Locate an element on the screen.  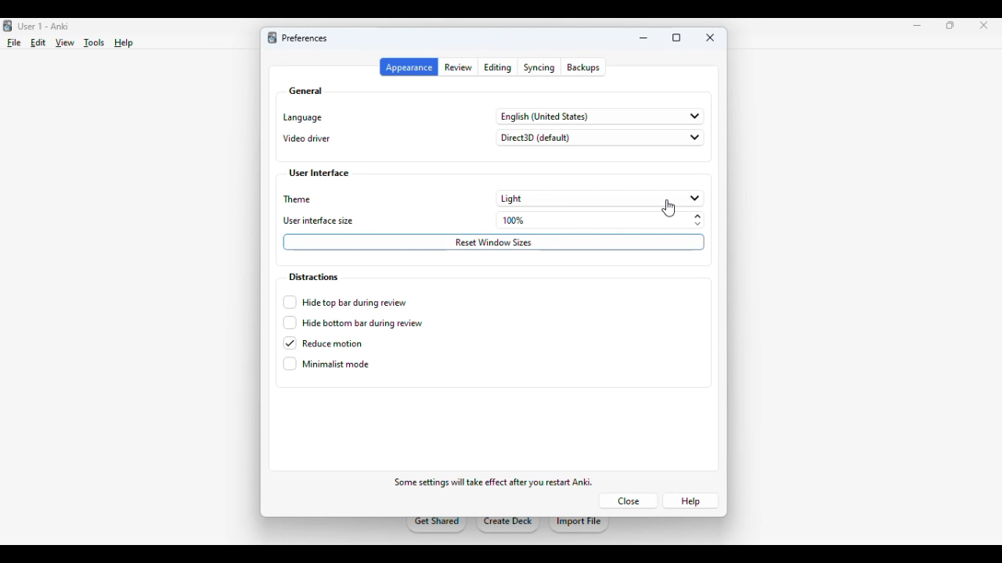
maximize is located at coordinates (676, 38).